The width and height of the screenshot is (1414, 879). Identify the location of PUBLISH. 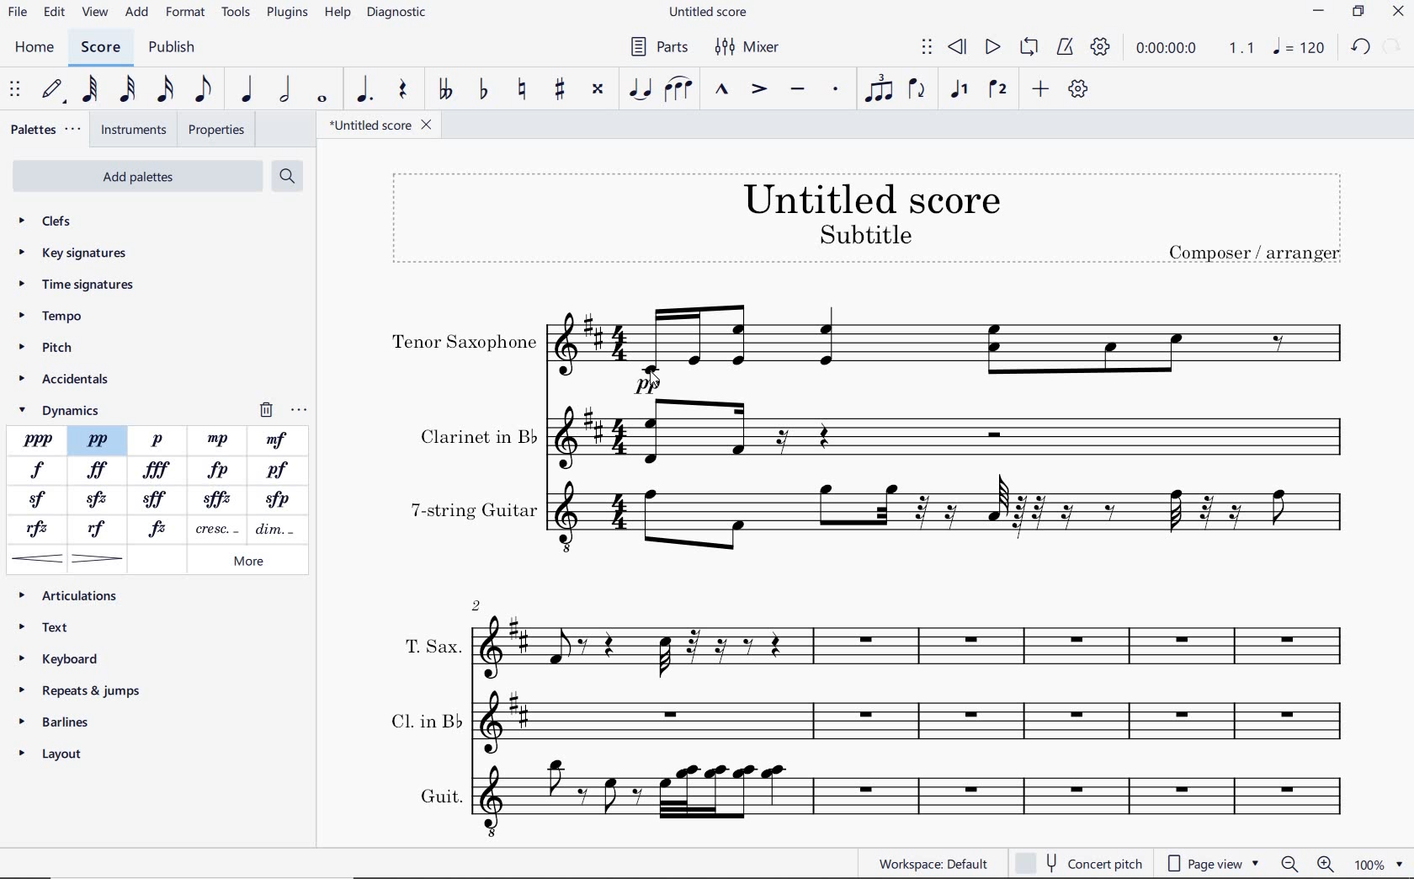
(173, 47).